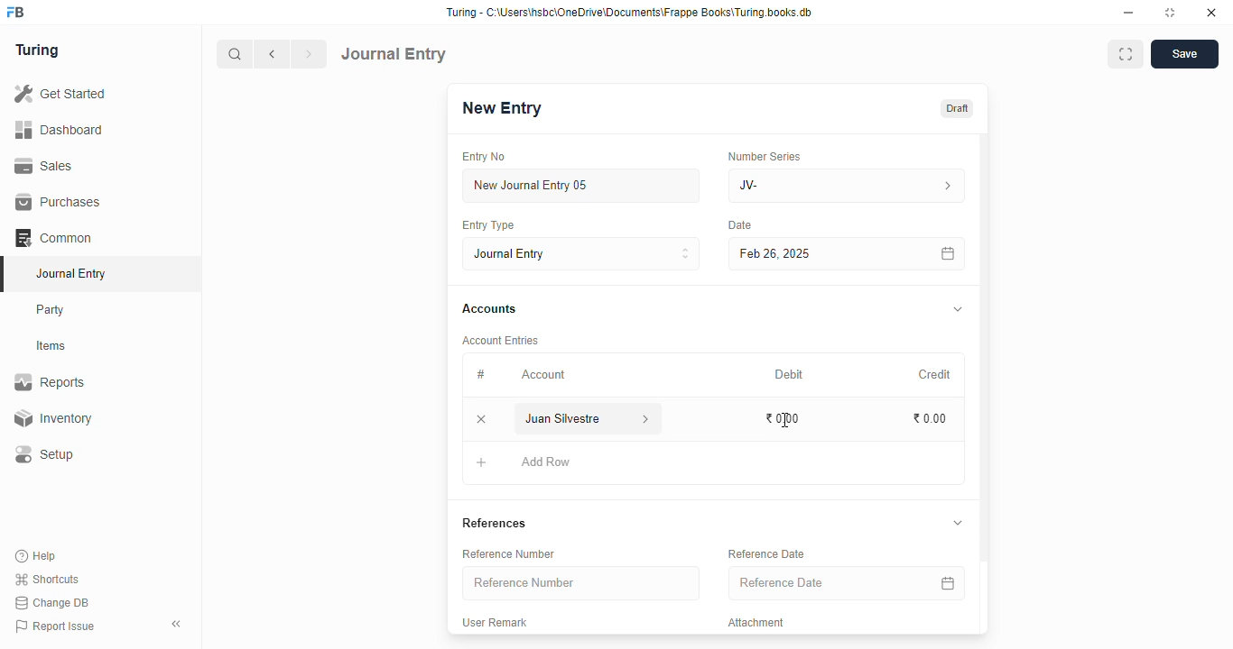 This screenshot has height=649, width=1233. Describe the element at coordinates (52, 310) in the screenshot. I see `party` at that location.